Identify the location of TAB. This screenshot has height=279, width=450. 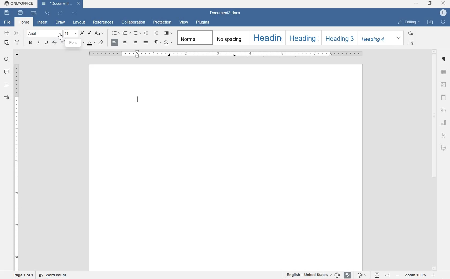
(17, 54).